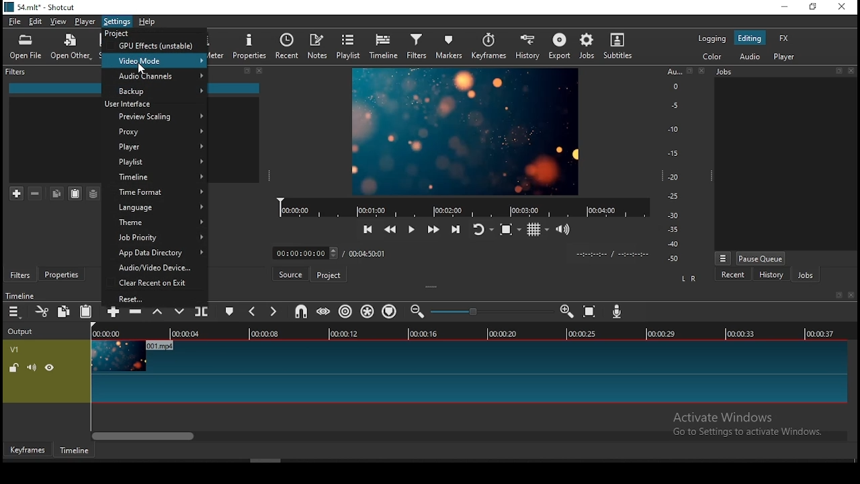  Describe the element at coordinates (568, 311) in the screenshot. I see `zoom timeline out` at that location.